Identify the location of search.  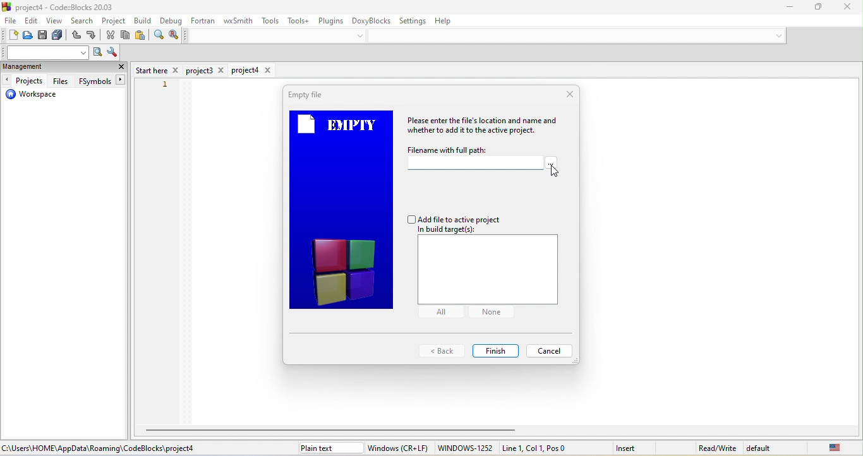
(83, 22).